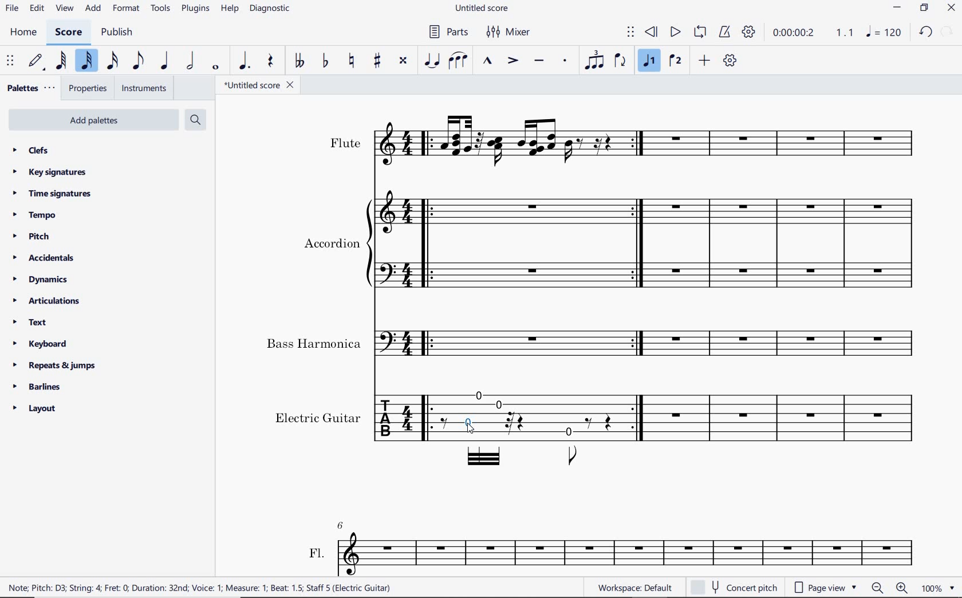 The height and width of the screenshot is (598, 962). What do you see at coordinates (674, 33) in the screenshot?
I see `play` at bounding box center [674, 33].